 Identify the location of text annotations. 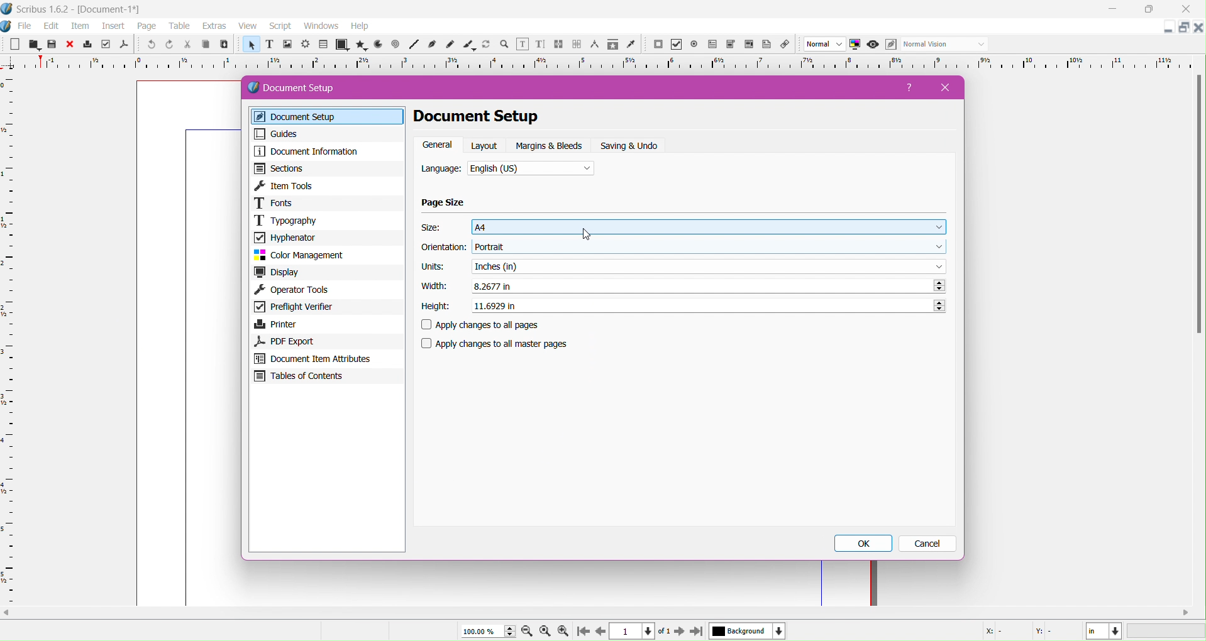
(769, 45).